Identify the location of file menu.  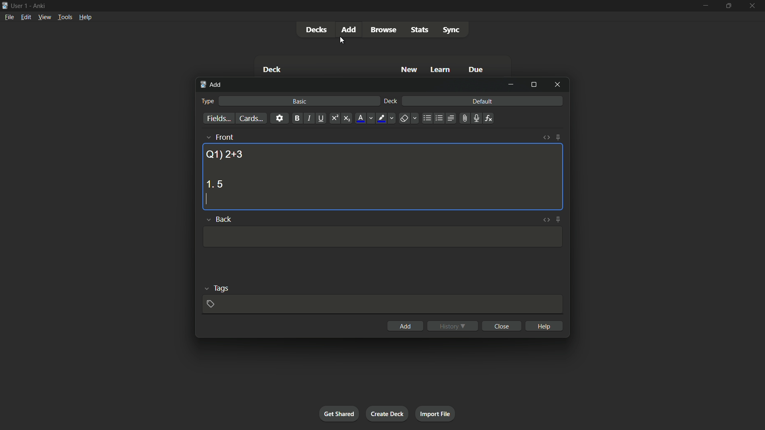
(10, 17).